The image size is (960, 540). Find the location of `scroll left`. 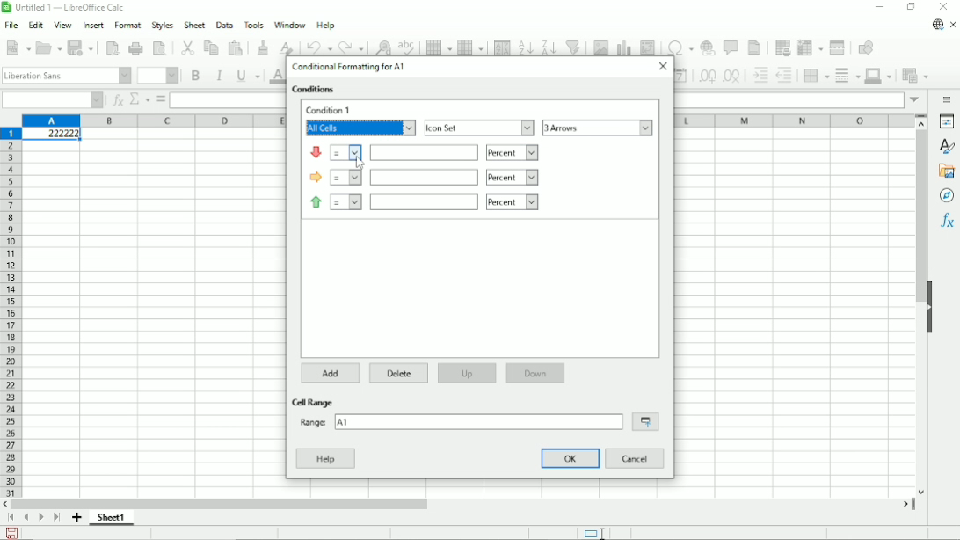

scroll left is located at coordinates (7, 504).